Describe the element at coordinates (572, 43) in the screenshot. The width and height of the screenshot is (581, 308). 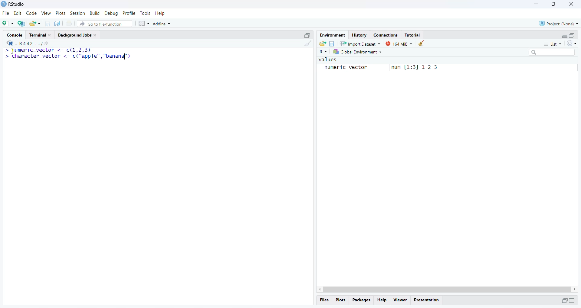
I see `refresh` at that location.